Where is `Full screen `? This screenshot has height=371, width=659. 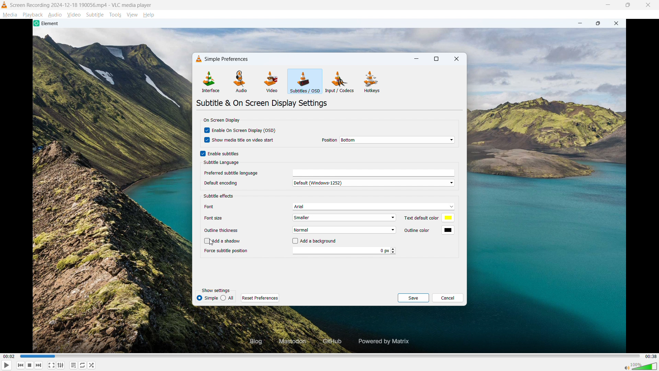 Full screen  is located at coordinates (51, 365).